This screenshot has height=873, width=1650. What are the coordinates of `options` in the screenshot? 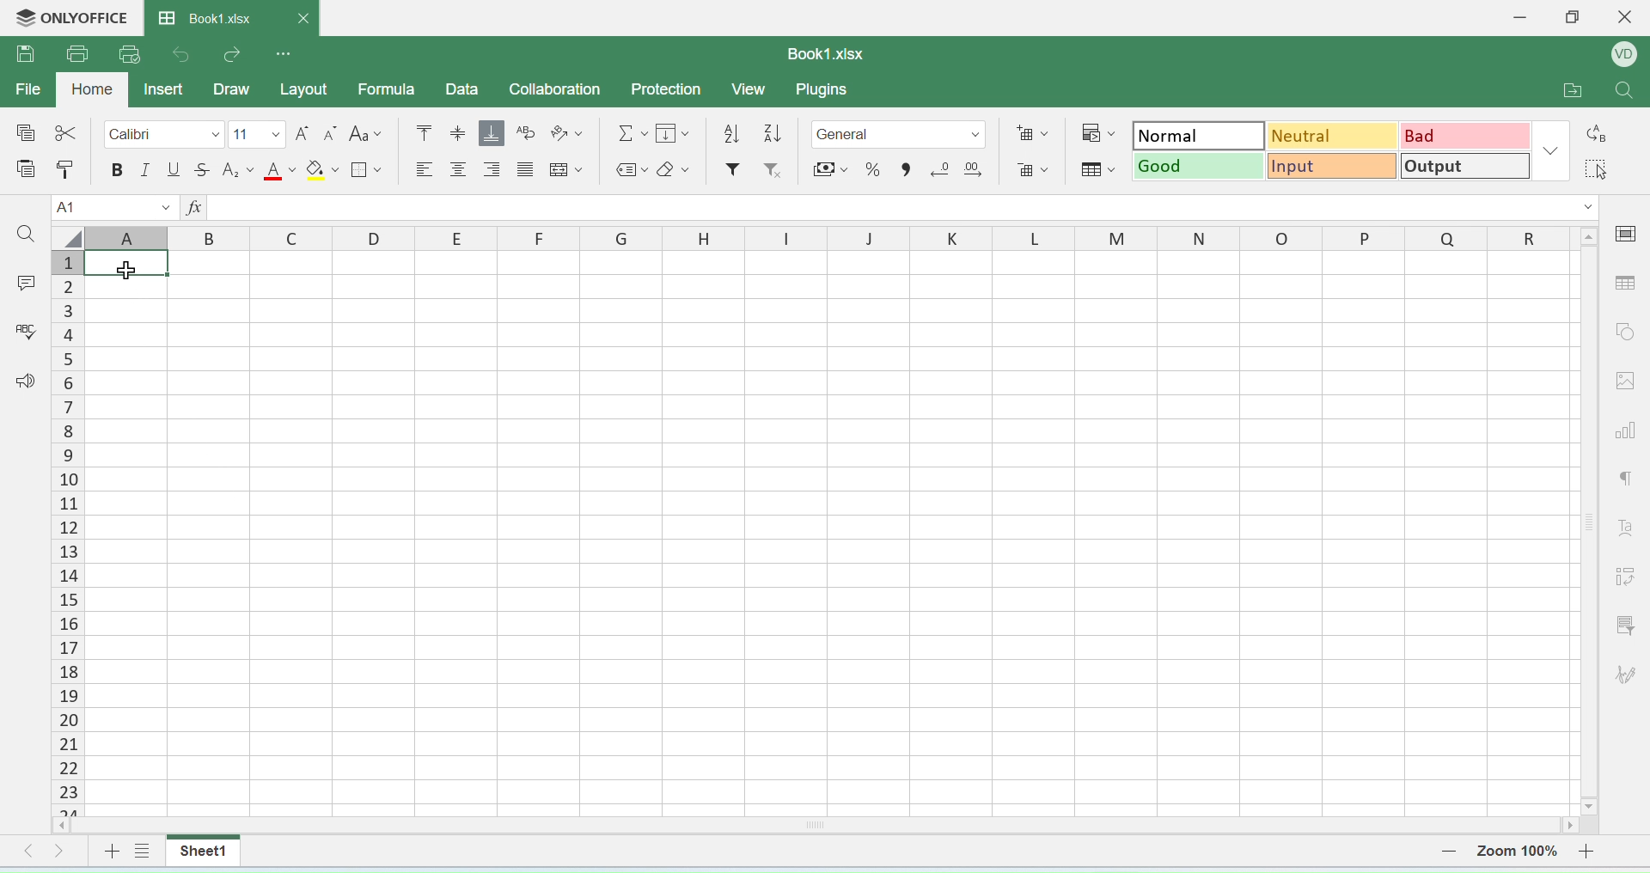 It's located at (282, 52).